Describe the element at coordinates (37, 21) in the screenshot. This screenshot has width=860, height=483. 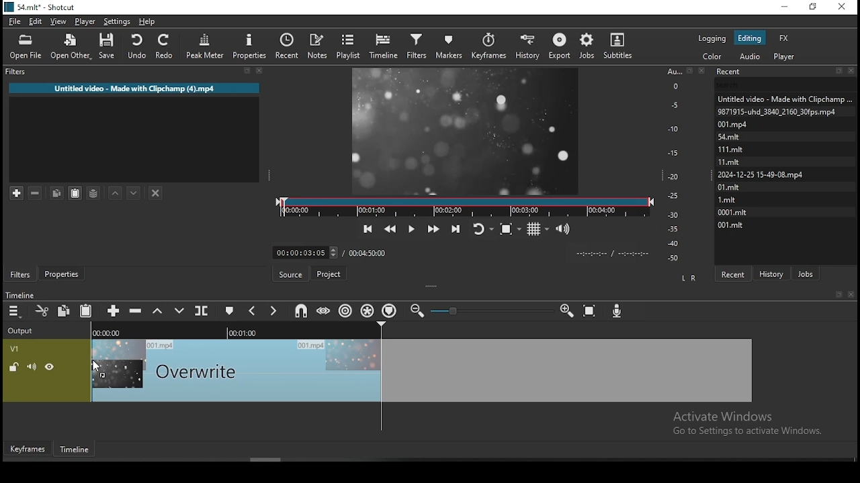
I see `edit` at that location.